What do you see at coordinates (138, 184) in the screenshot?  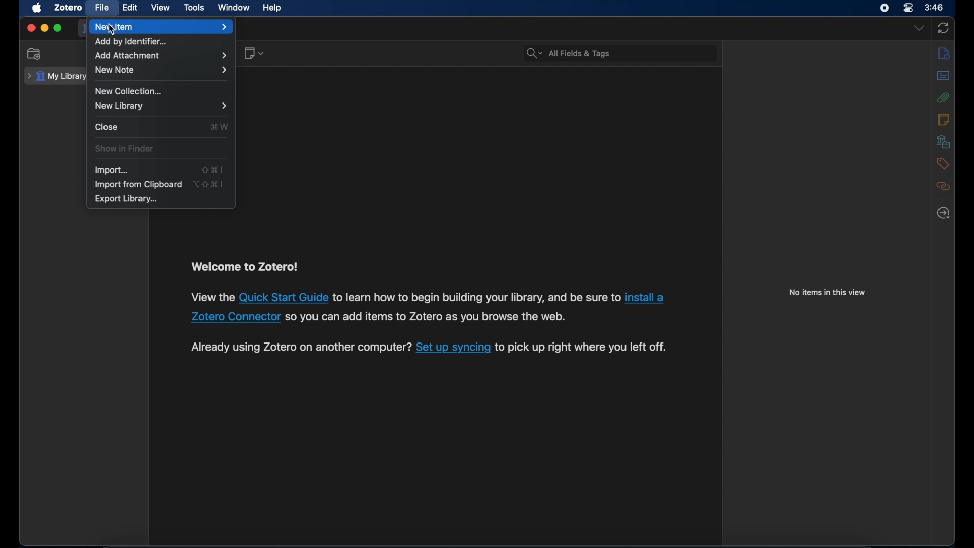 I see `import from clipboard` at bounding box center [138, 184].